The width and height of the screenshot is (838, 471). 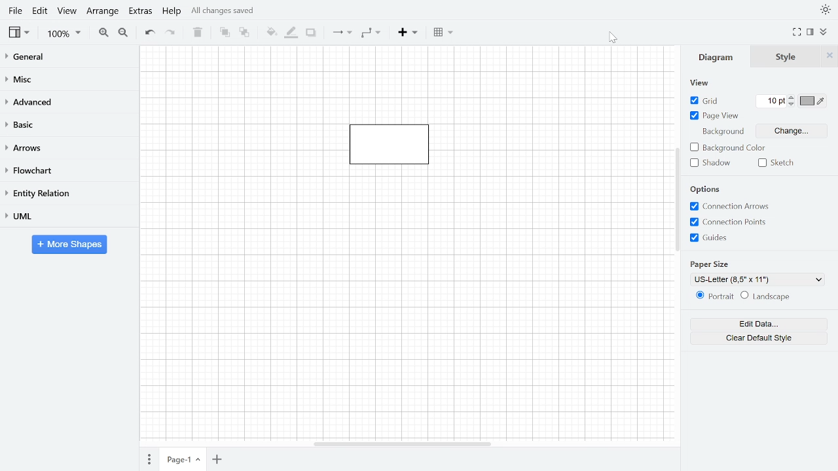 I want to click on Format, so click(x=811, y=33).